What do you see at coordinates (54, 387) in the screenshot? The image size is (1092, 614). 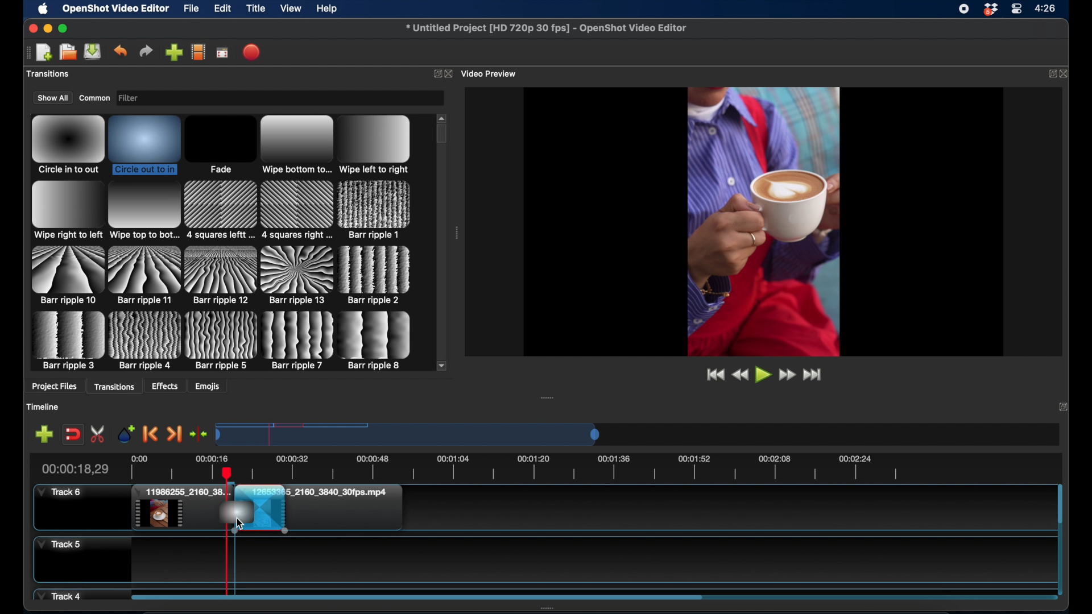 I see `project files` at bounding box center [54, 387].